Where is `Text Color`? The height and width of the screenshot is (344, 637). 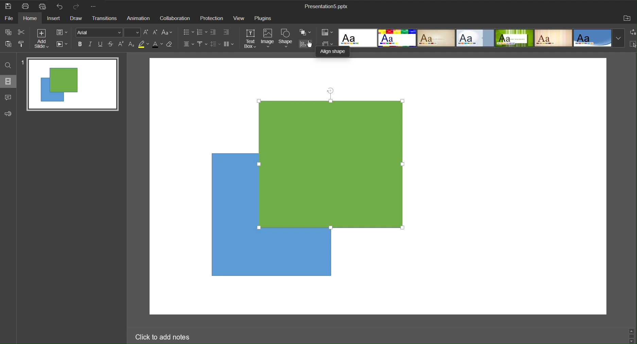 Text Color is located at coordinates (158, 44).